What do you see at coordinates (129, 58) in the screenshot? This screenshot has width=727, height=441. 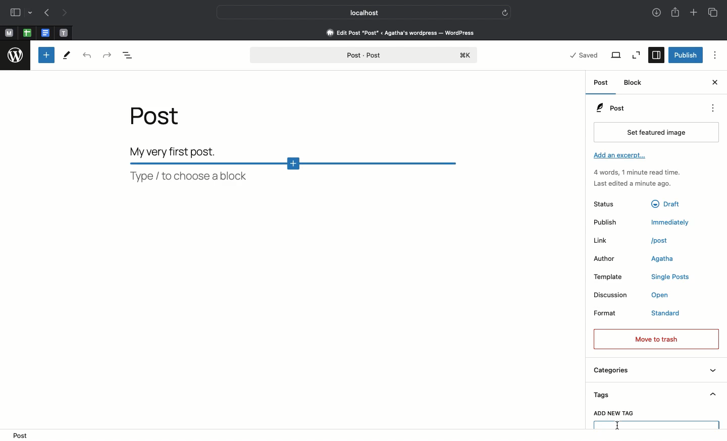 I see `Document overview` at bounding box center [129, 58].